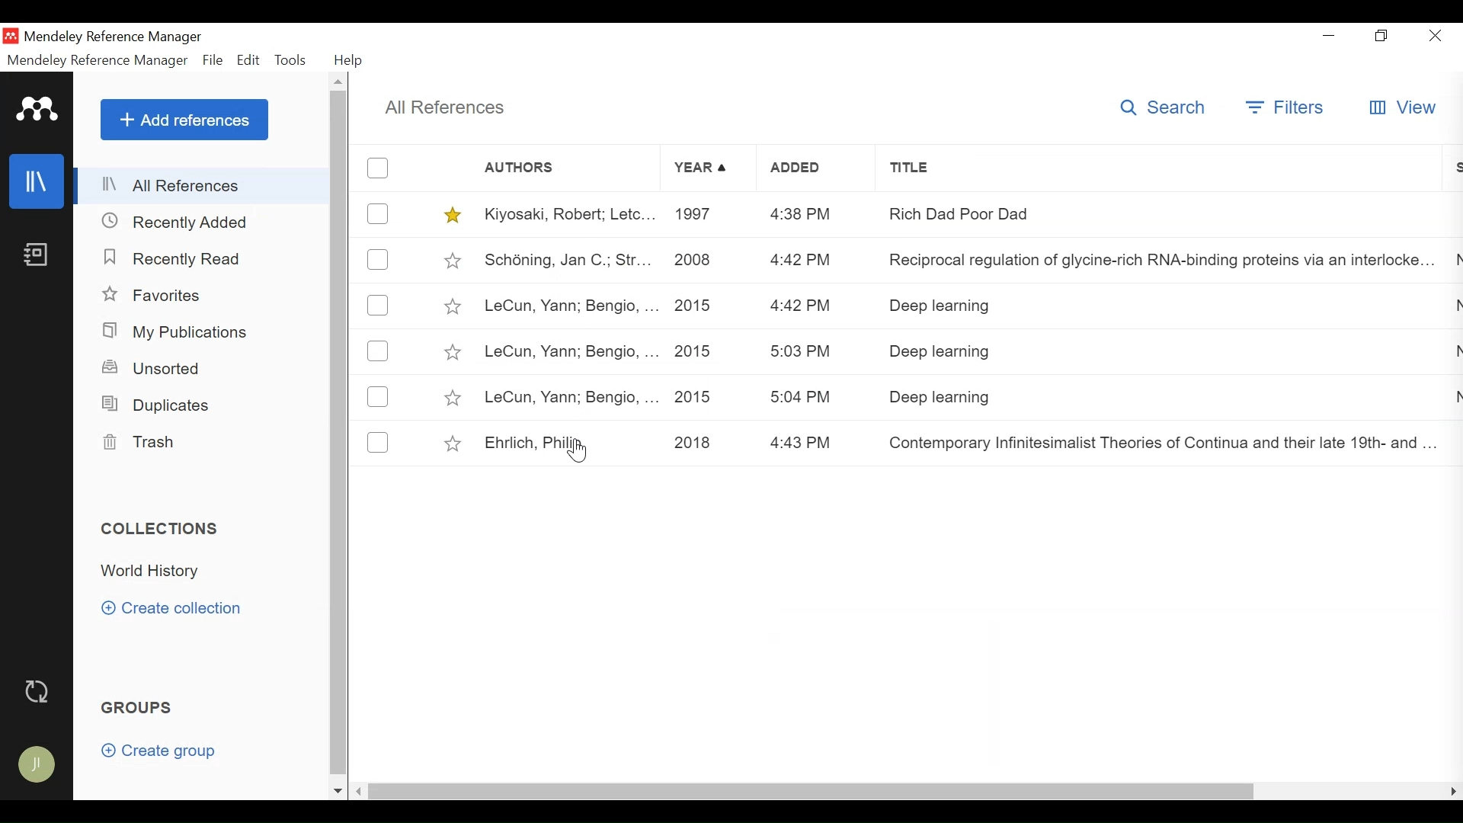  Describe the element at coordinates (37, 691) in the screenshot. I see `Sync` at that location.